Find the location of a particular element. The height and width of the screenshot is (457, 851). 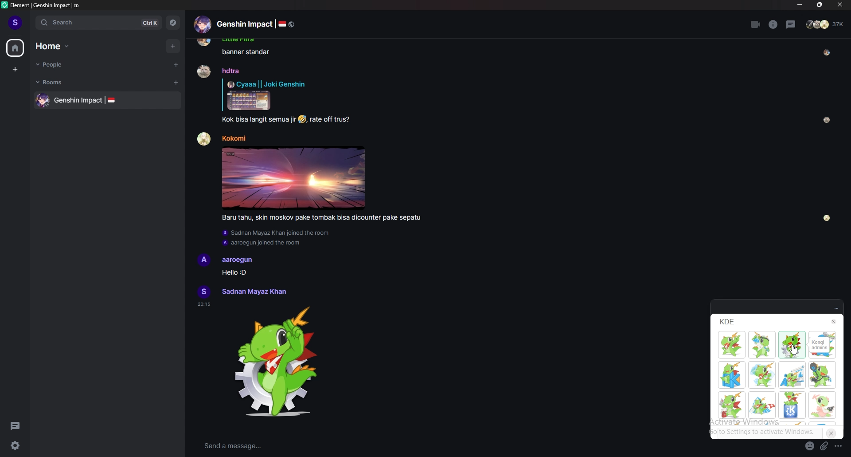

threads is located at coordinates (791, 24).